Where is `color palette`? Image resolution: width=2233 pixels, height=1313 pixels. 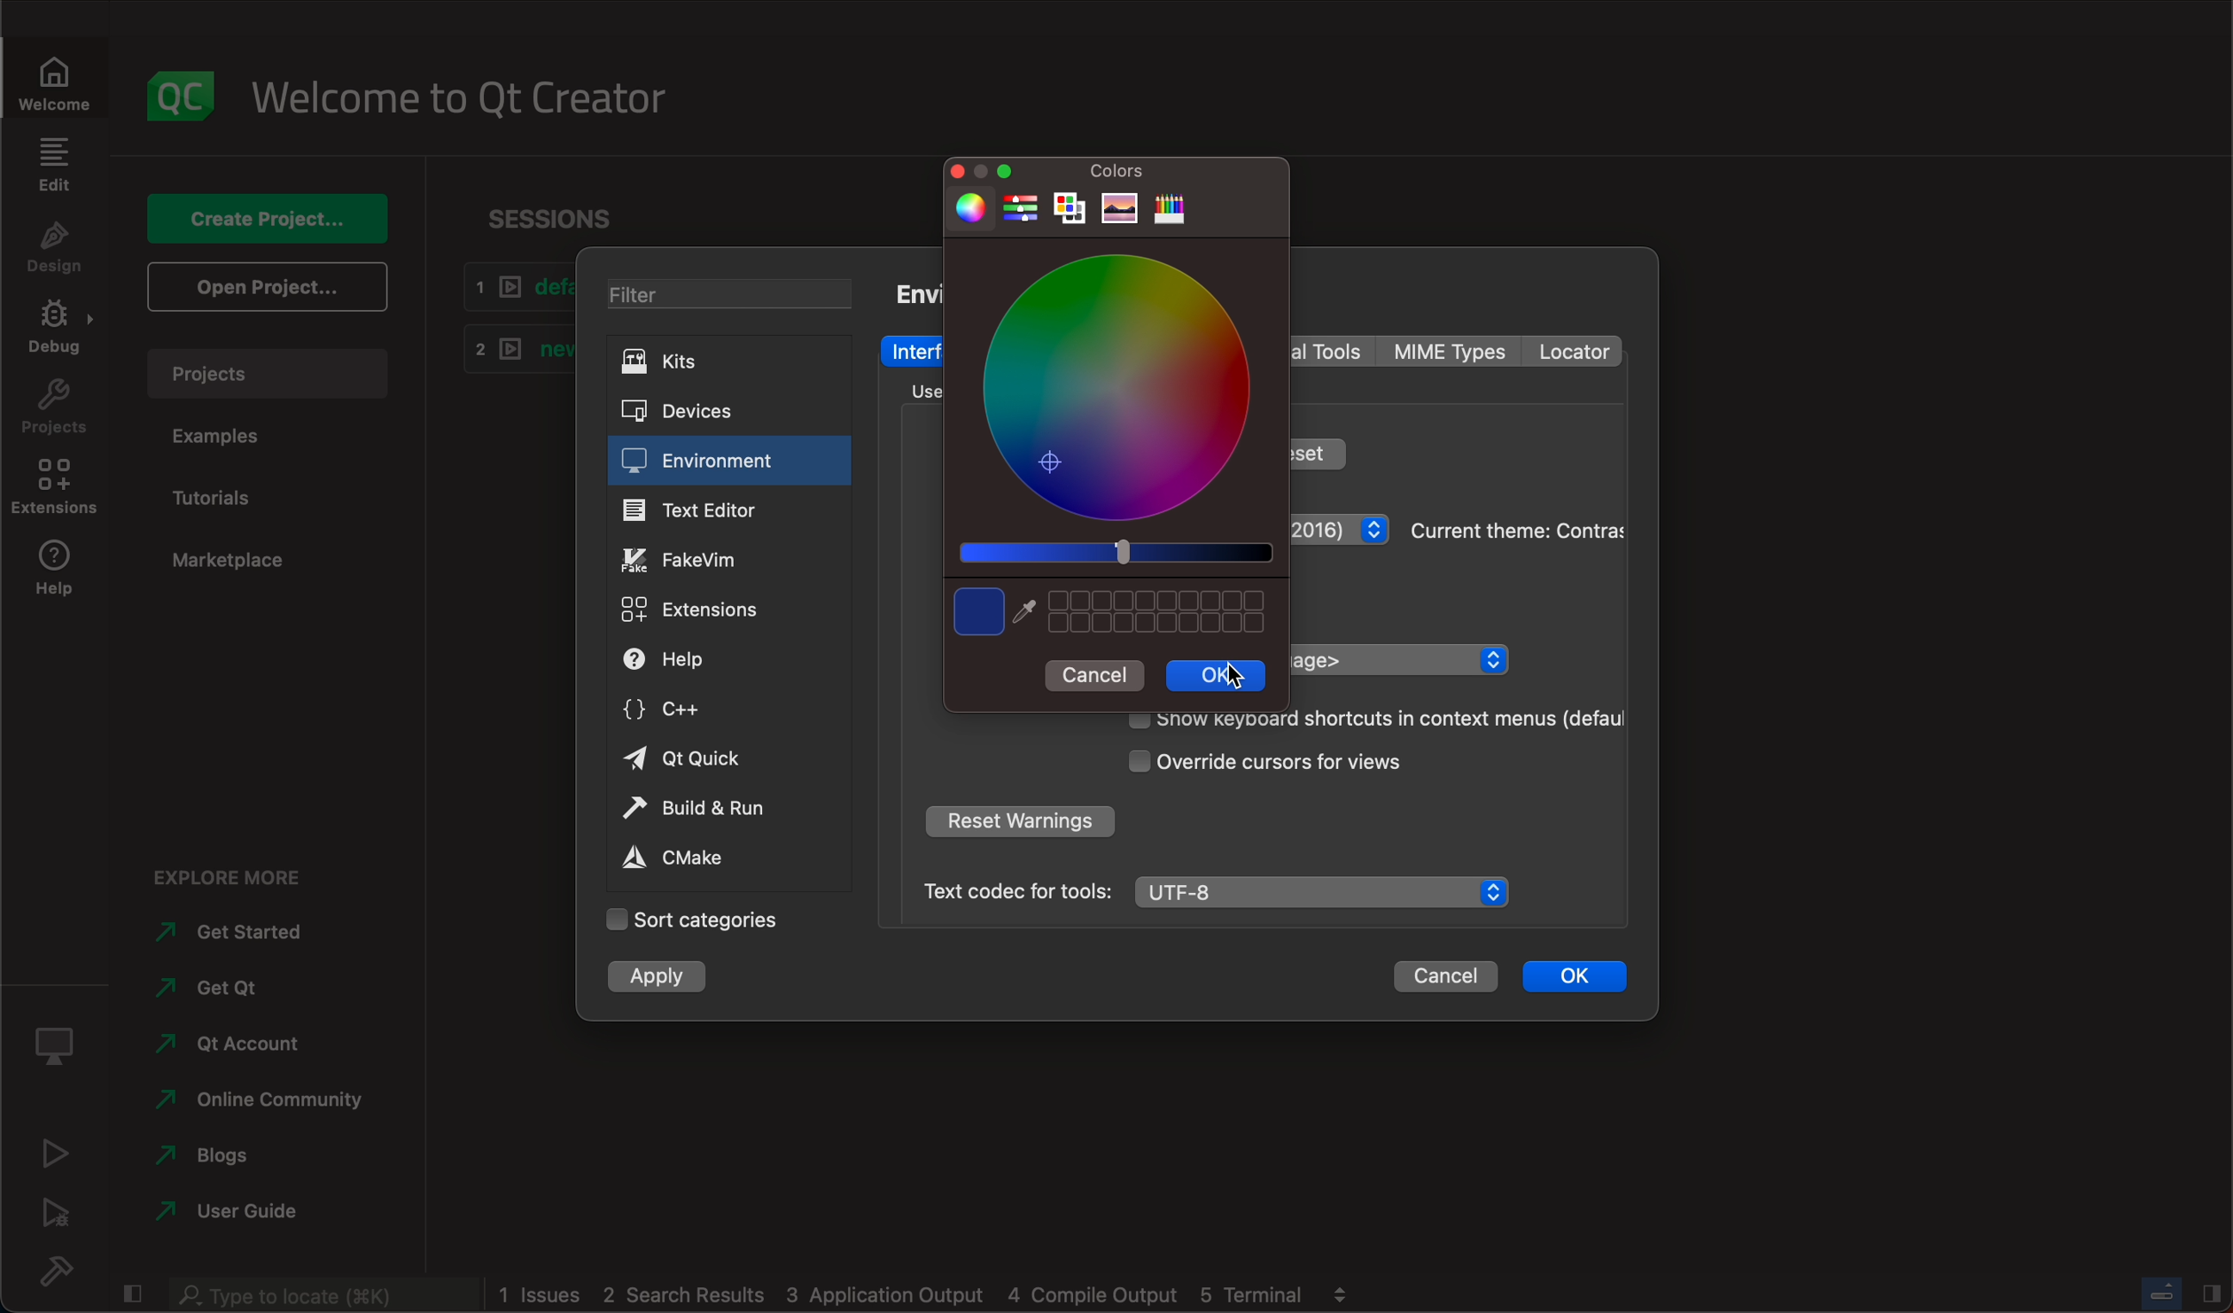 color palette is located at coordinates (1071, 211).